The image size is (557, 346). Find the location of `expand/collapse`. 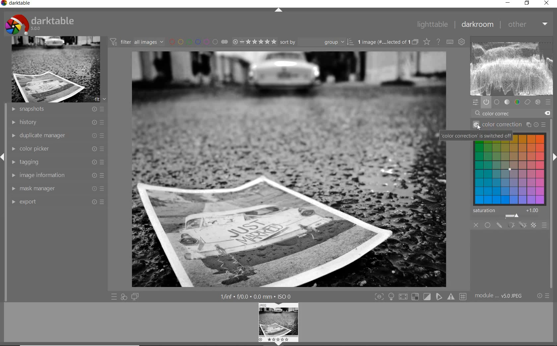

expand/collapse is located at coordinates (278, 11).